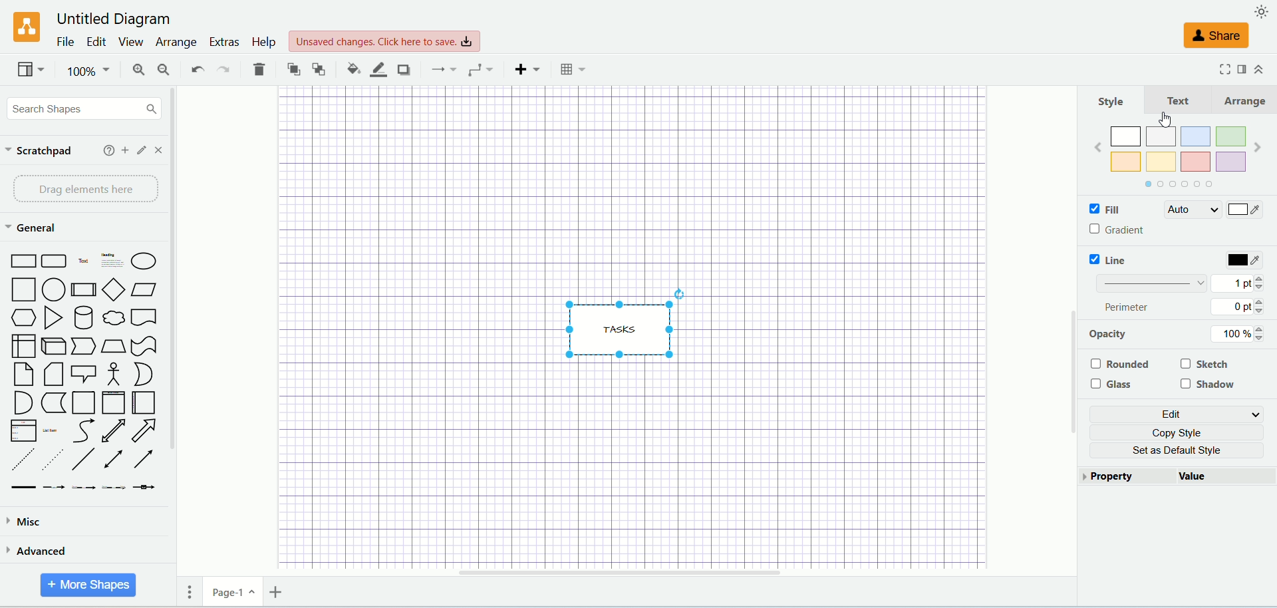 The image size is (1277, 608). What do you see at coordinates (402, 69) in the screenshot?
I see `shadow` at bounding box center [402, 69].